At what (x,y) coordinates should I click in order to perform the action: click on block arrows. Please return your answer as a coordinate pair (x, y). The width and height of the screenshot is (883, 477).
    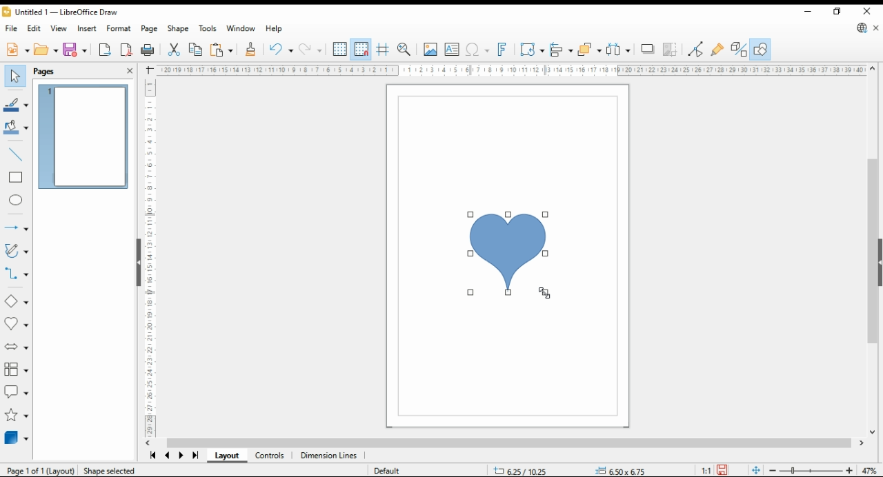
    Looking at the image, I should click on (15, 348).